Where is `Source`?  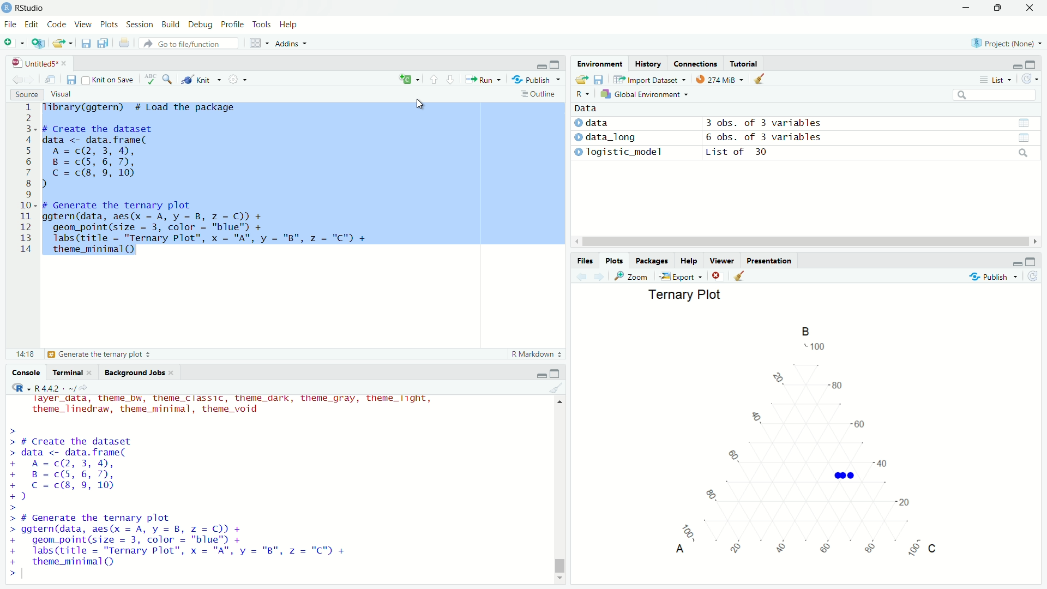
Source is located at coordinates (25, 94).